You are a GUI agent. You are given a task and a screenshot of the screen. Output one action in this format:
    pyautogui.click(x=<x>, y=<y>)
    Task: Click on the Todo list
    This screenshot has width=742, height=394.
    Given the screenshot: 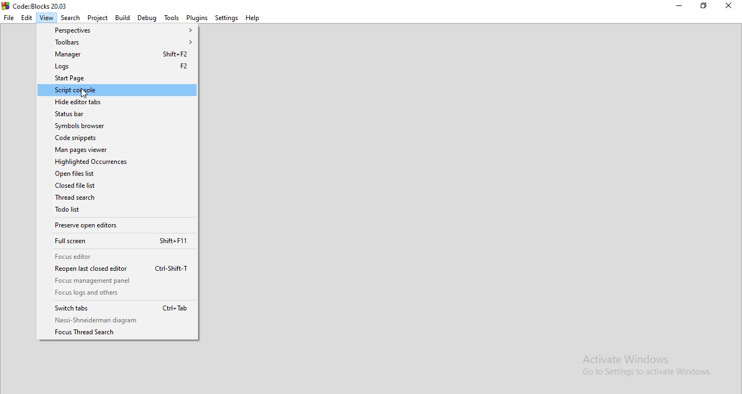 What is the action you would take?
    pyautogui.click(x=117, y=211)
    